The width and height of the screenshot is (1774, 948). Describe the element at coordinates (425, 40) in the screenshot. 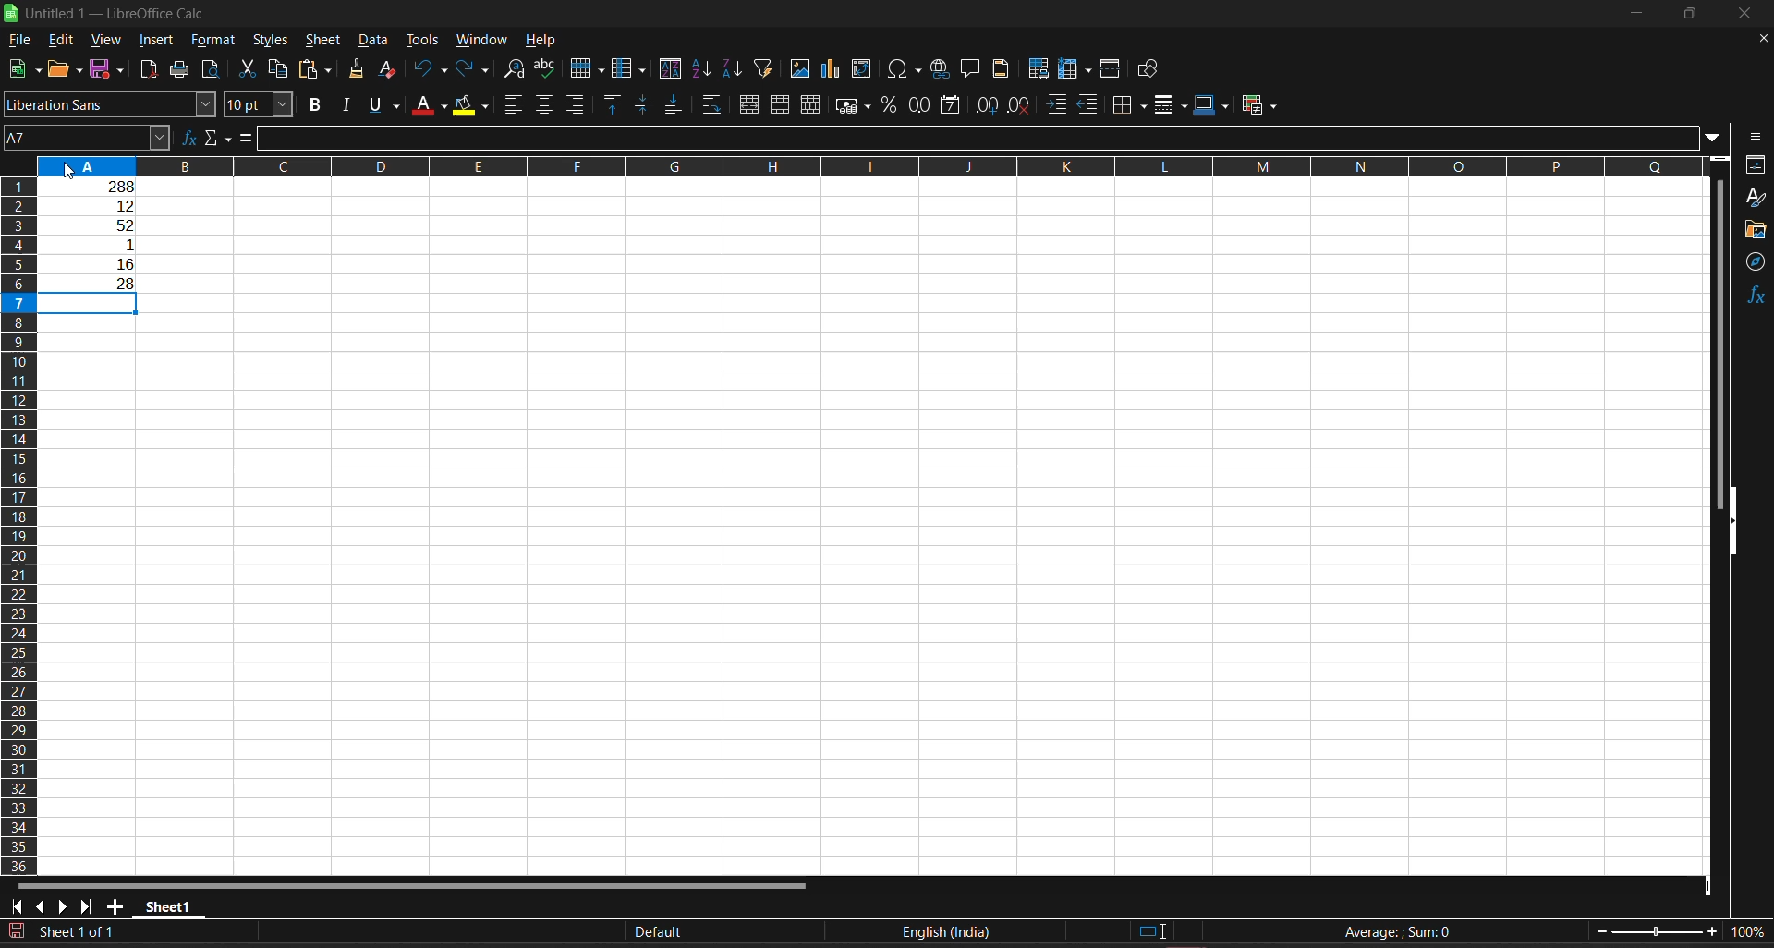

I see `tools` at that location.